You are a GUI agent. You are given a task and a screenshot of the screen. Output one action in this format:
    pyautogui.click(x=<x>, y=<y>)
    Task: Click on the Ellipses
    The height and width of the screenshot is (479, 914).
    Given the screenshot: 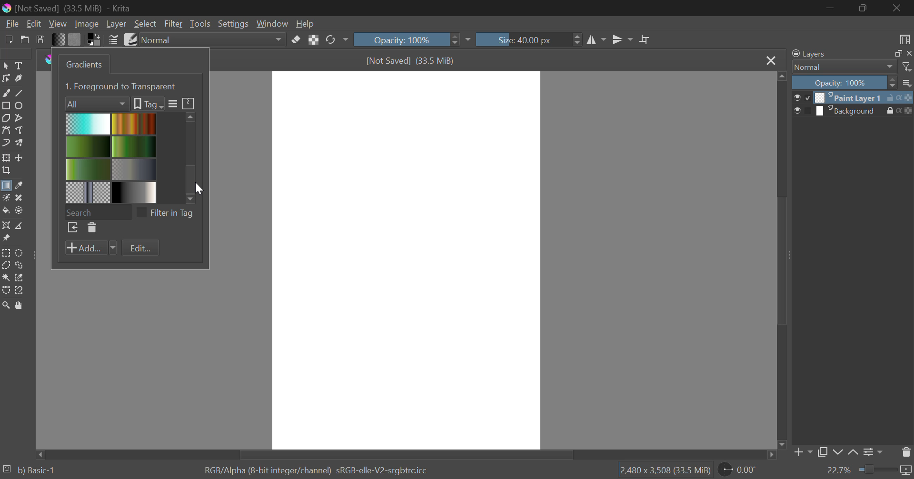 What is the action you would take?
    pyautogui.click(x=20, y=105)
    